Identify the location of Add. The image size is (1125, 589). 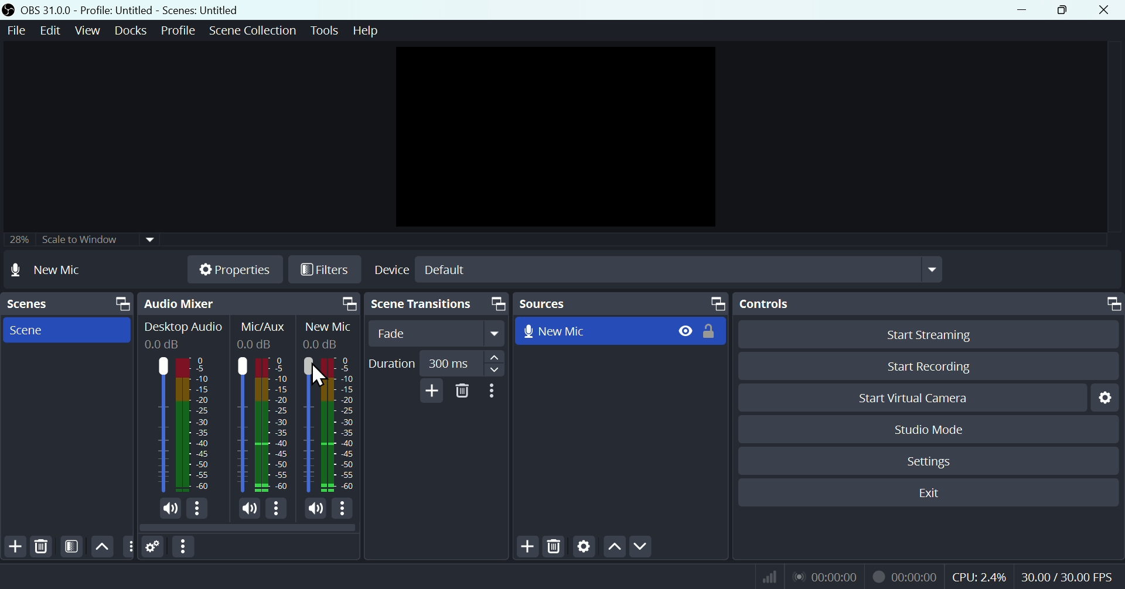
(529, 547).